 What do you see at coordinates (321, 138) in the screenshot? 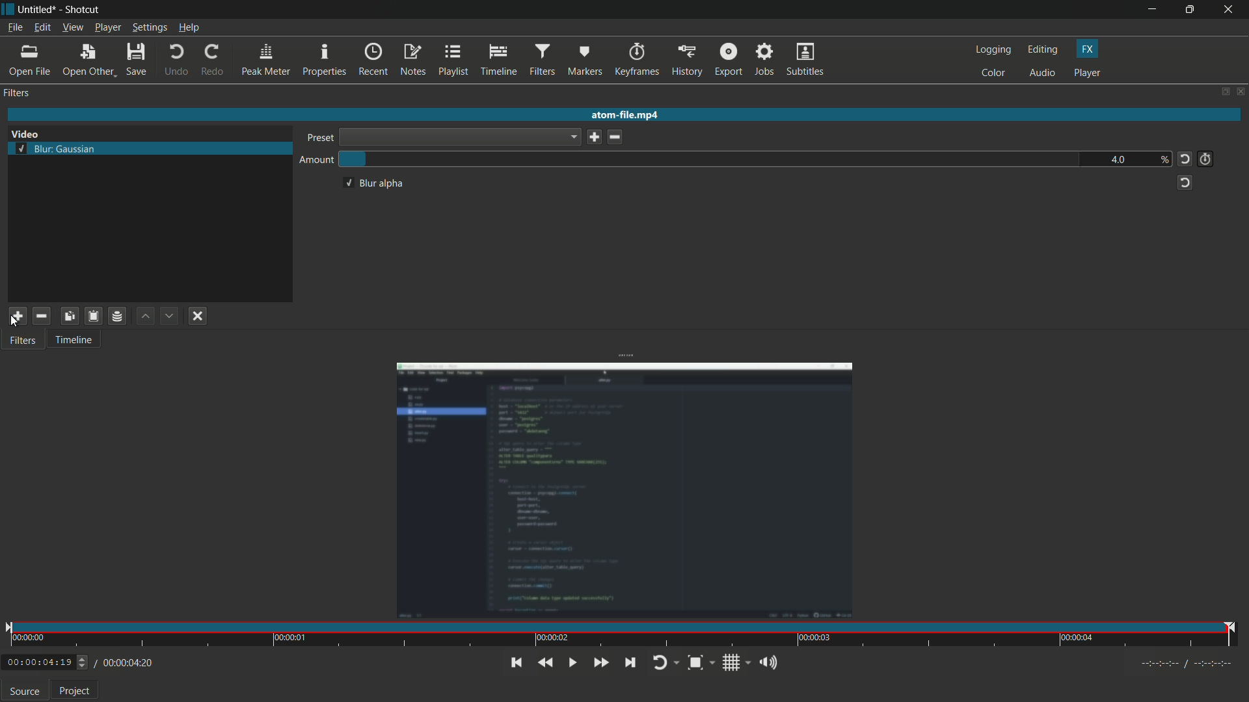
I see `preset` at bounding box center [321, 138].